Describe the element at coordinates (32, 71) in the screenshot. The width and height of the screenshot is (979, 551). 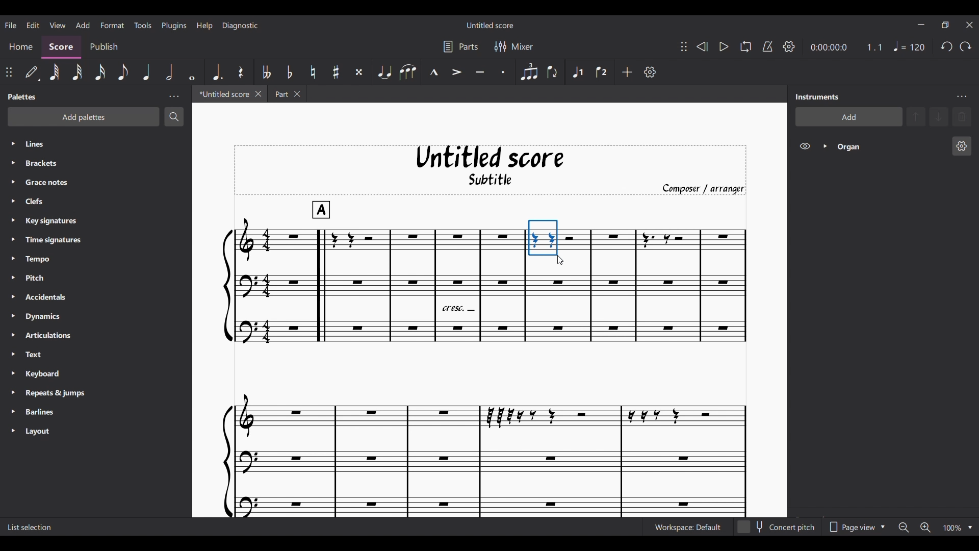
I see `Default` at that location.